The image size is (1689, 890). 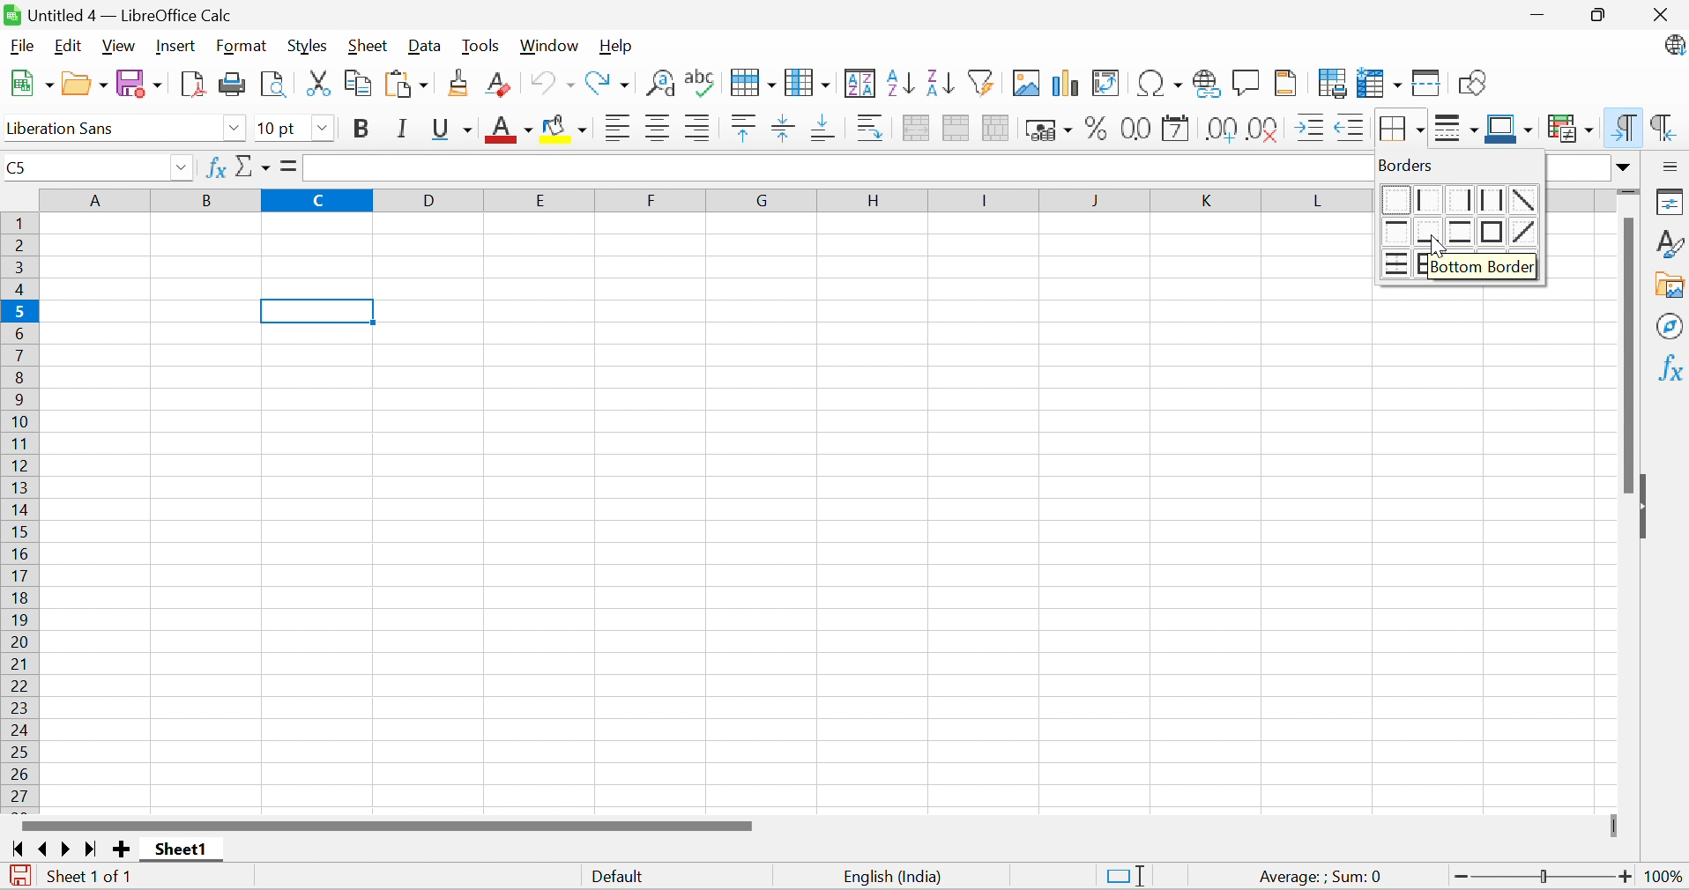 I want to click on Function wizard, so click(x=215, y=166).